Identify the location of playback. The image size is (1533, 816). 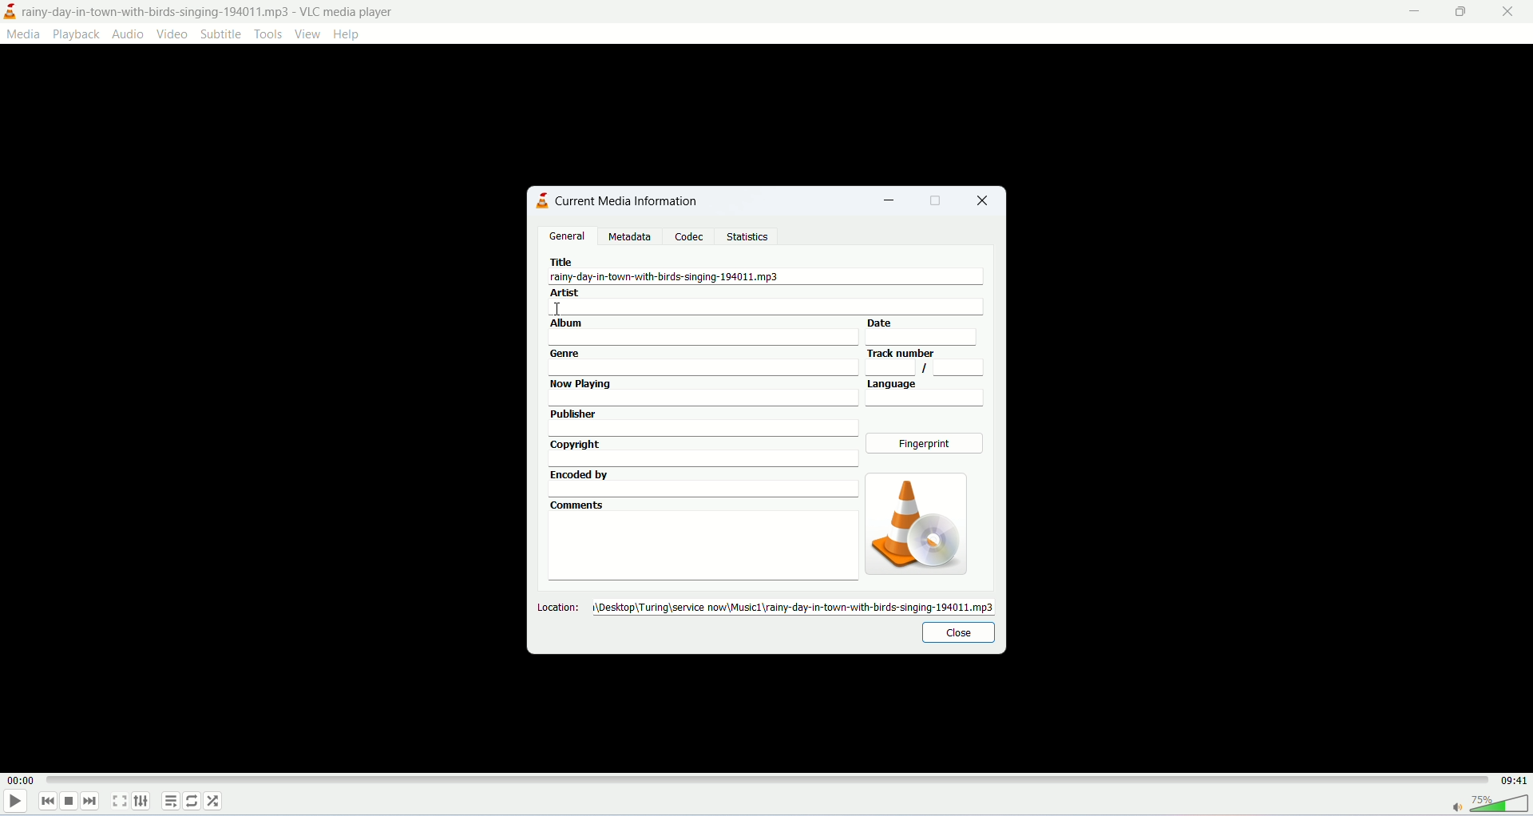
(77, 34).